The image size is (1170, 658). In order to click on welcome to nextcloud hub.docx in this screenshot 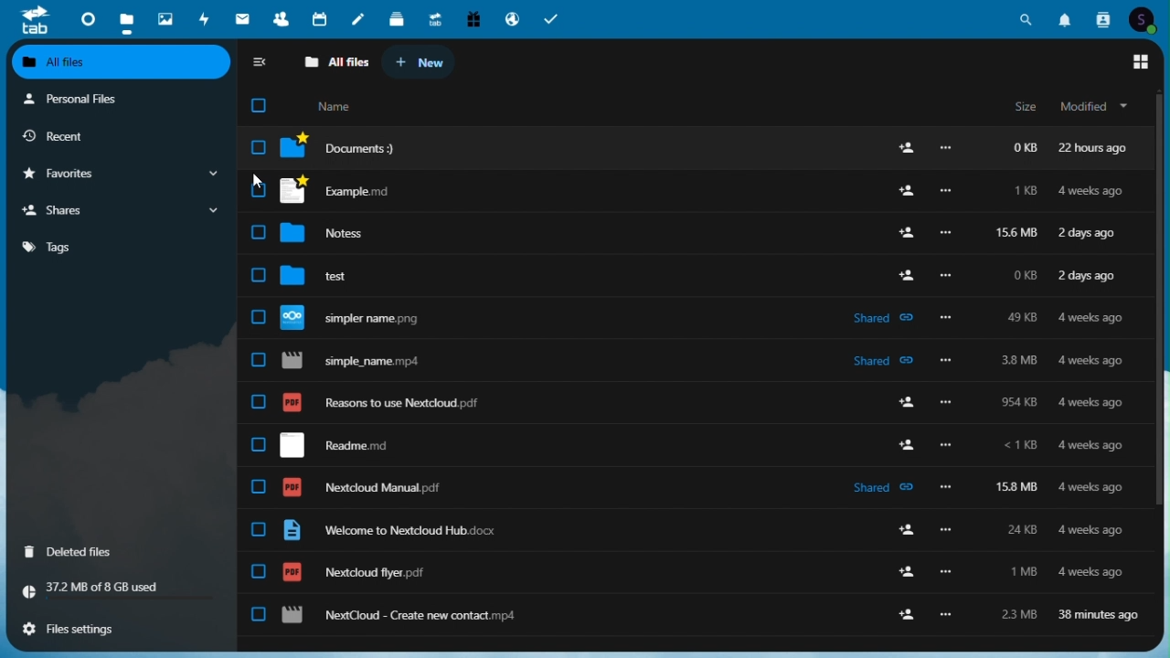, I will do `click(399, 530)`.